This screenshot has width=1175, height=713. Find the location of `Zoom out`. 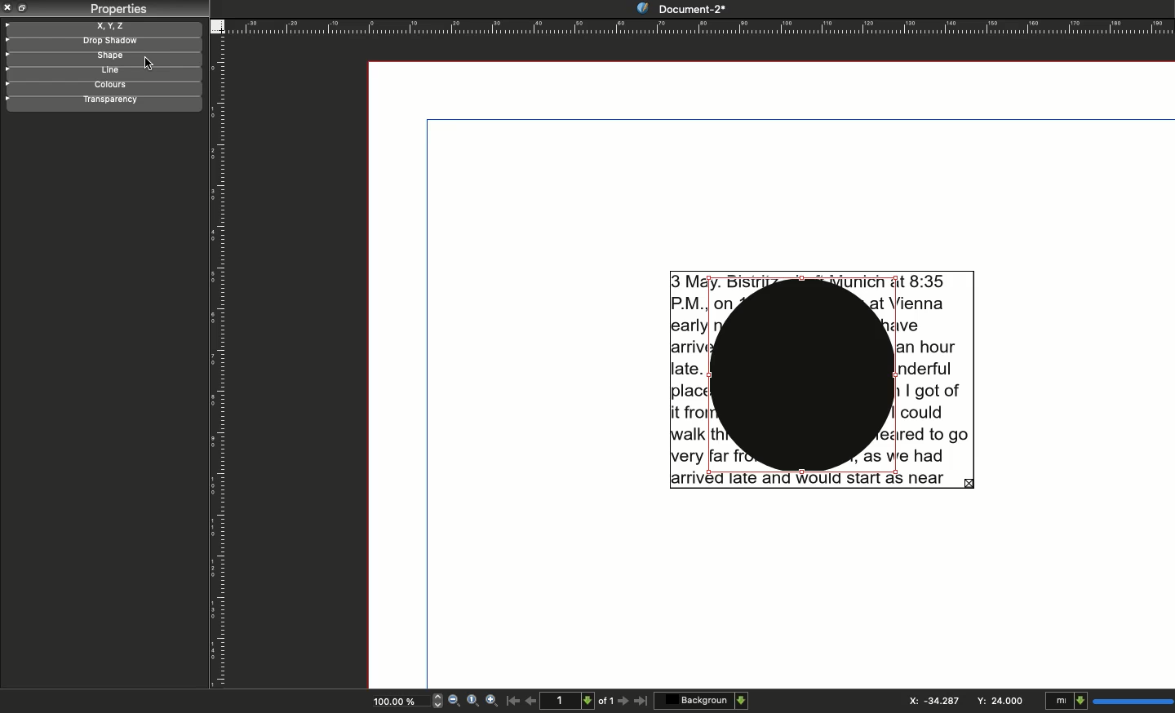

Zoom out is located at coordinates (454, 700).